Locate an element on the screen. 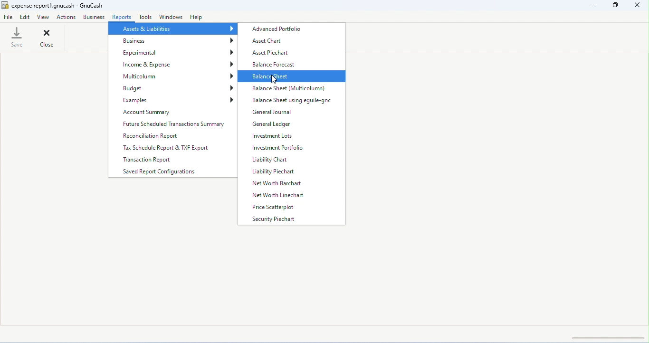 The height and width of the screenshot is (343, 649). advanced portfolio is located at coordinates (280, 29).